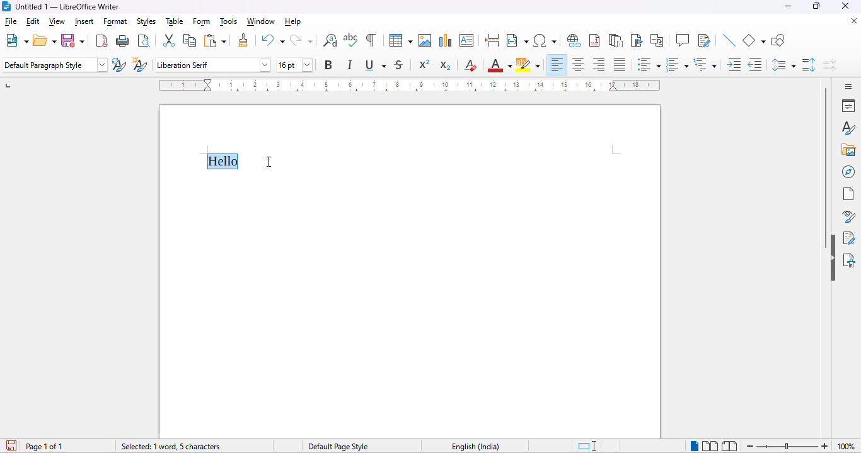  I want to click on insert chart, so click(446, 40).